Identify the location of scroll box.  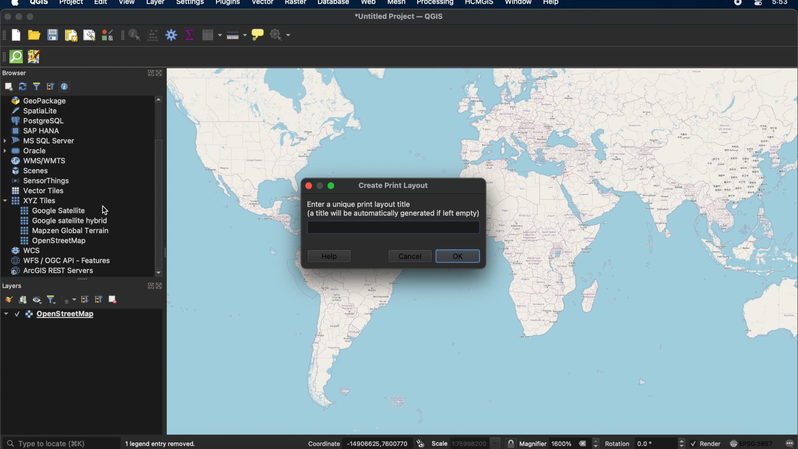
(160, 194).